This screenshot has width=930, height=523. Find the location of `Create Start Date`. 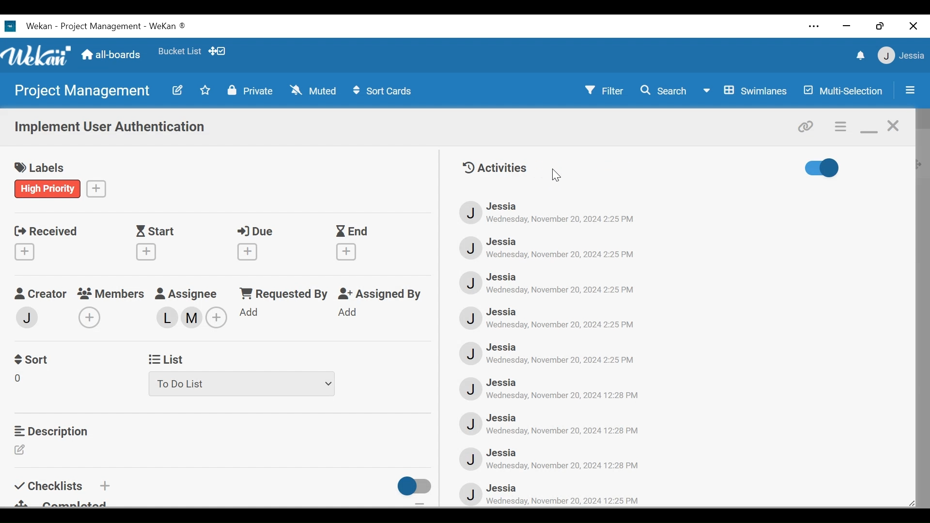

Create Start Date is located at coordinates (146, 252).